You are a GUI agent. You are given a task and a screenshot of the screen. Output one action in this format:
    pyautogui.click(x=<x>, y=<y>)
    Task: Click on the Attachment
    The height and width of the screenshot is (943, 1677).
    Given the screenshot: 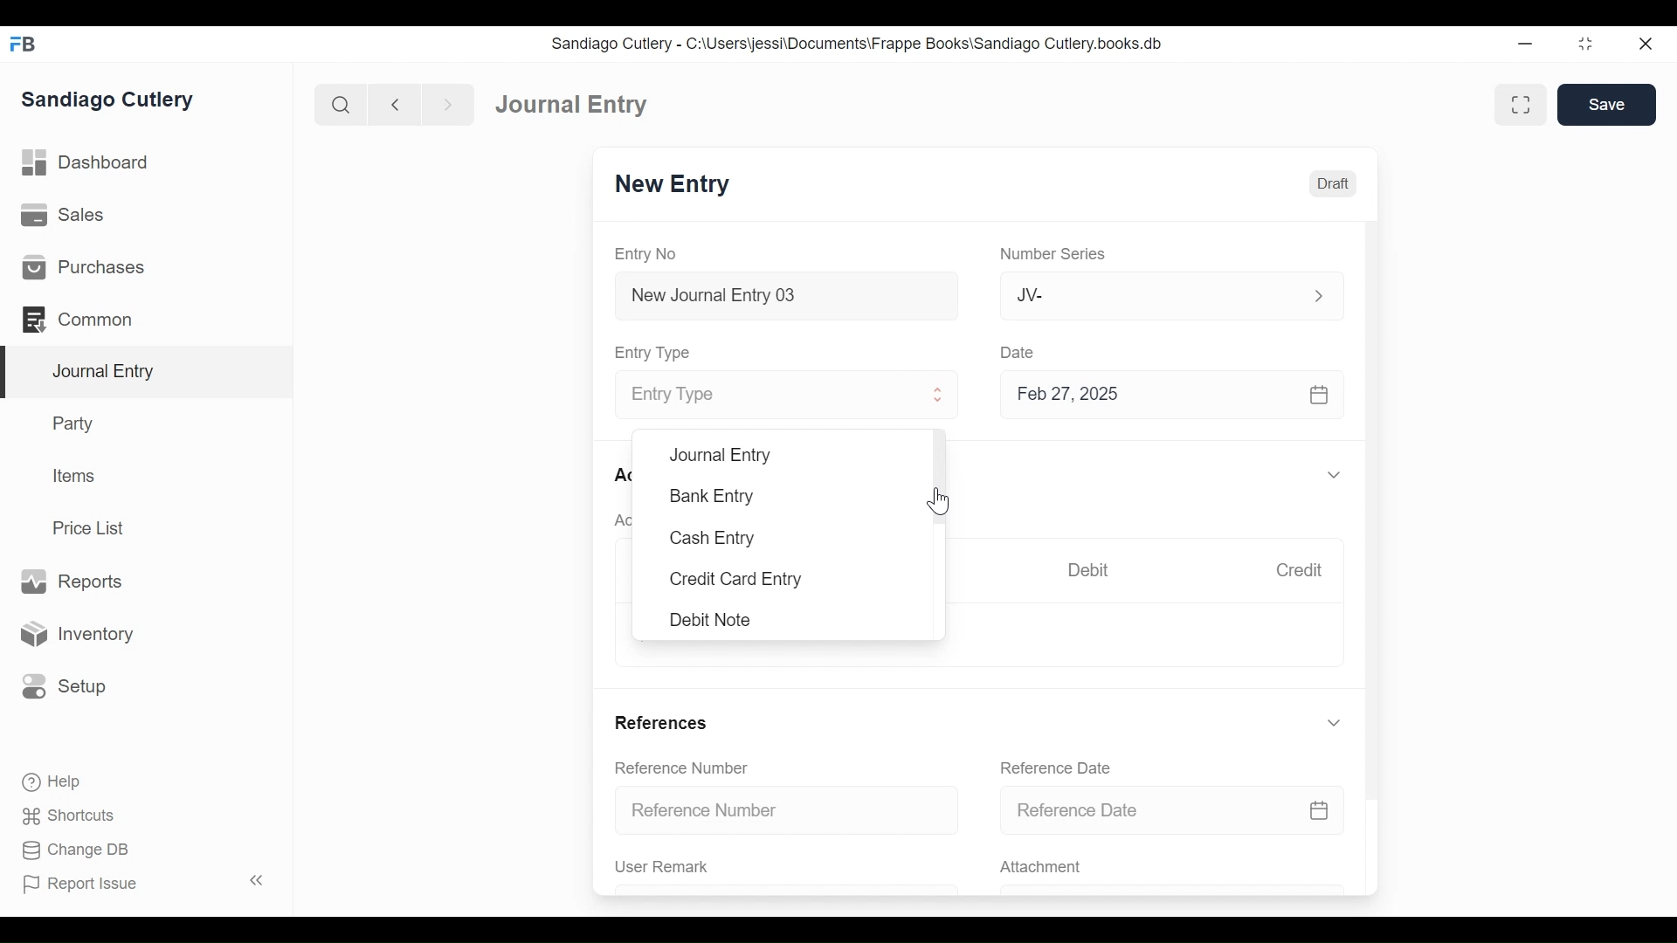 What is the action you would take?
    pyautogui.click(x=1040, y=869)
    